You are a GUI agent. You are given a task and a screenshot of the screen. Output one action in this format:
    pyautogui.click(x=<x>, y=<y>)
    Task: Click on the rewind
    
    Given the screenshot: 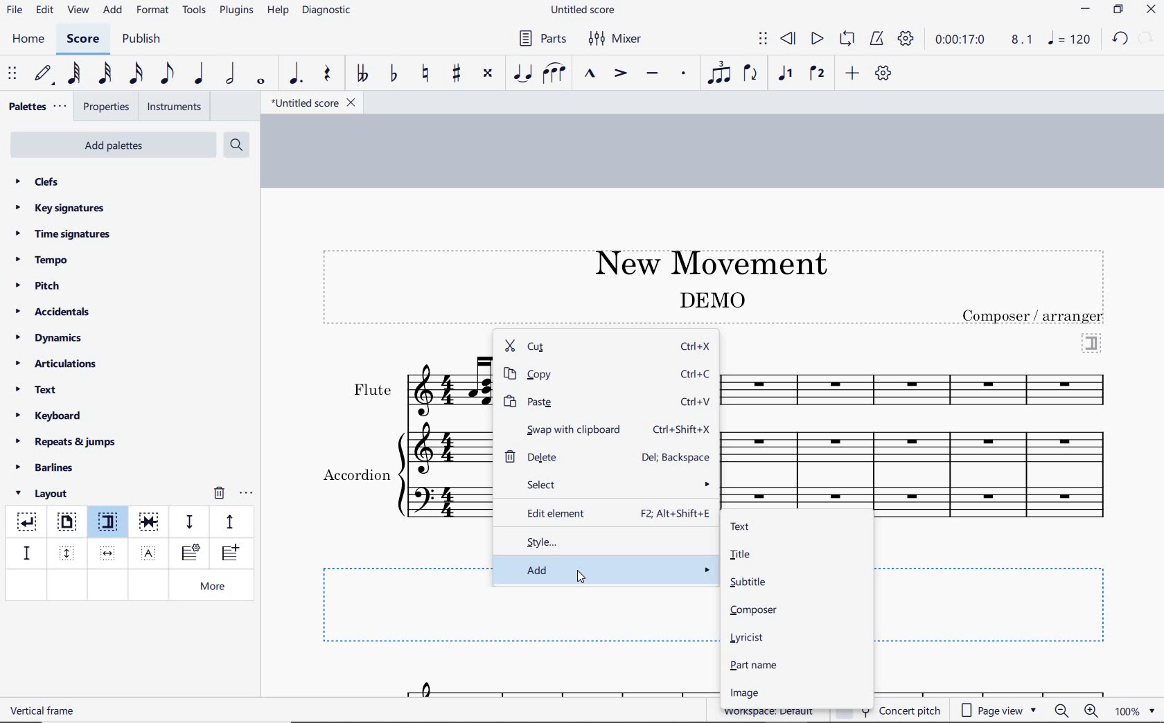 What is the action you would take?
    pyautogui.click(x=789, y=39)
    